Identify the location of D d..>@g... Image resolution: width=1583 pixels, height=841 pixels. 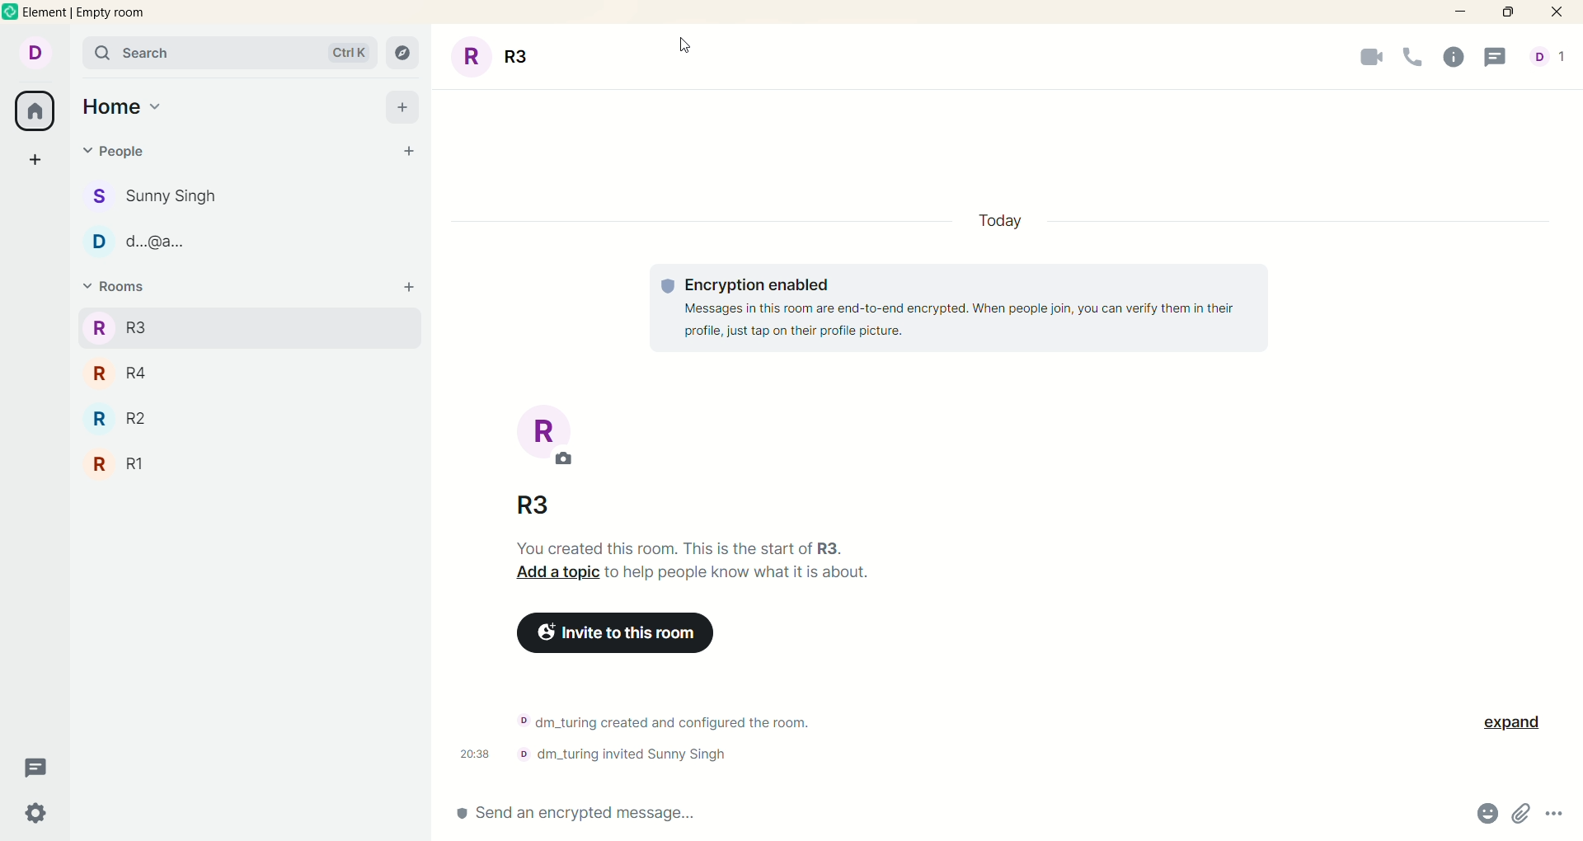
(145, 237).